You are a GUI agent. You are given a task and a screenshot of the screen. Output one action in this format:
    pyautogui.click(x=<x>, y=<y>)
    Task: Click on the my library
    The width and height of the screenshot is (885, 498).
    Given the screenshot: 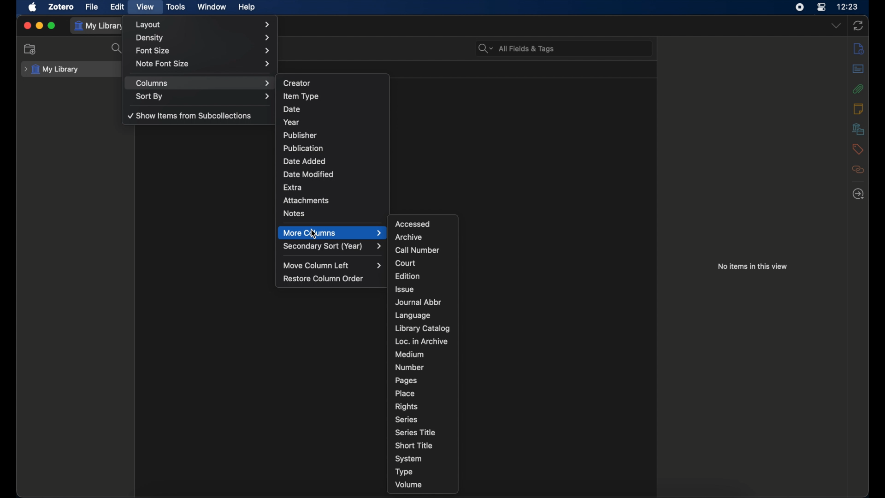 What is the action you would take?
    pyautogui.click(x=52, y=70)
    